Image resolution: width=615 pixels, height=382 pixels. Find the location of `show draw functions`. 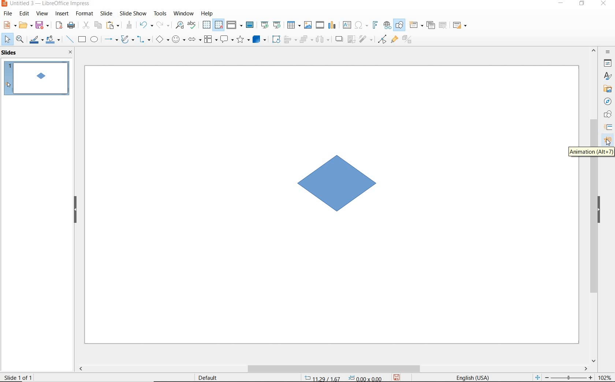

show draw functions is located at coordinates (399, 25).